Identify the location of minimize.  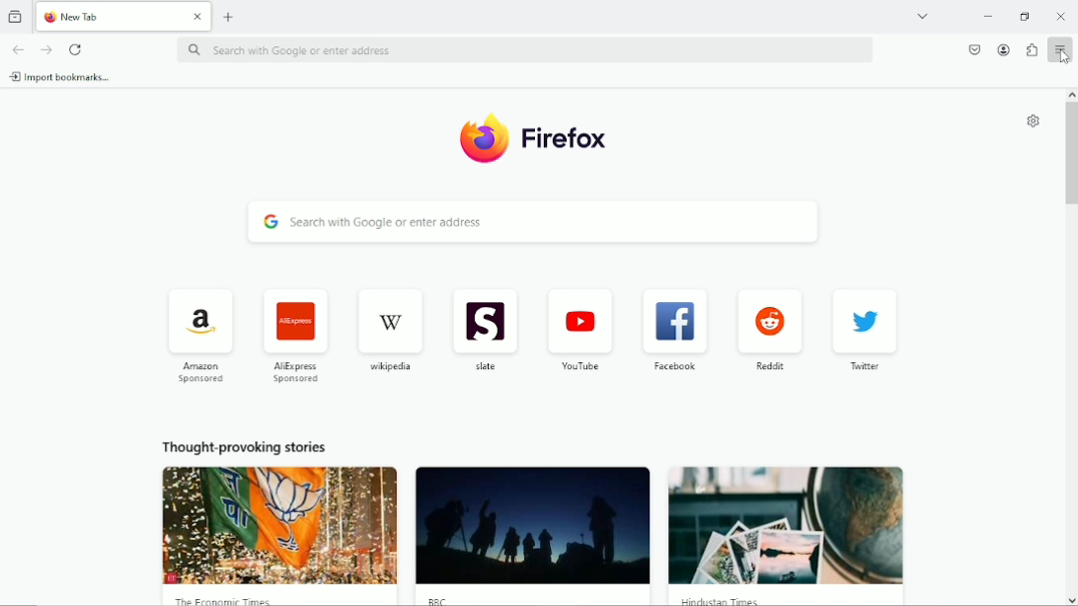
(989, 15).